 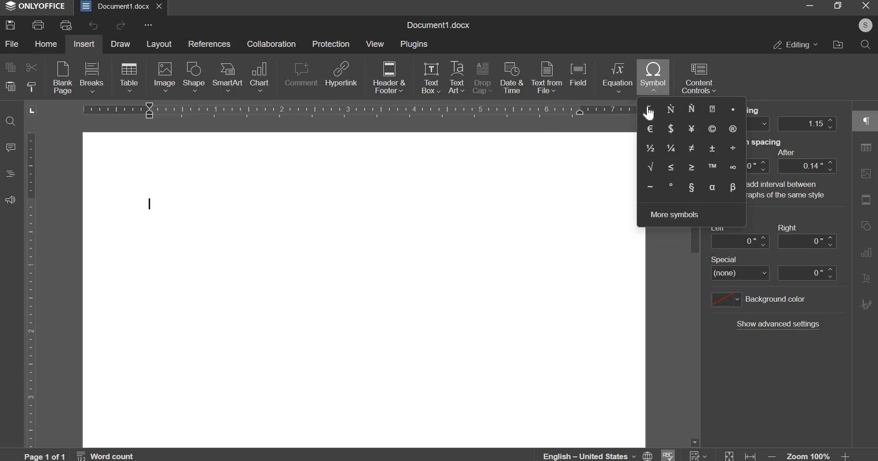 I want to click on field, so click(x=577, y=73).